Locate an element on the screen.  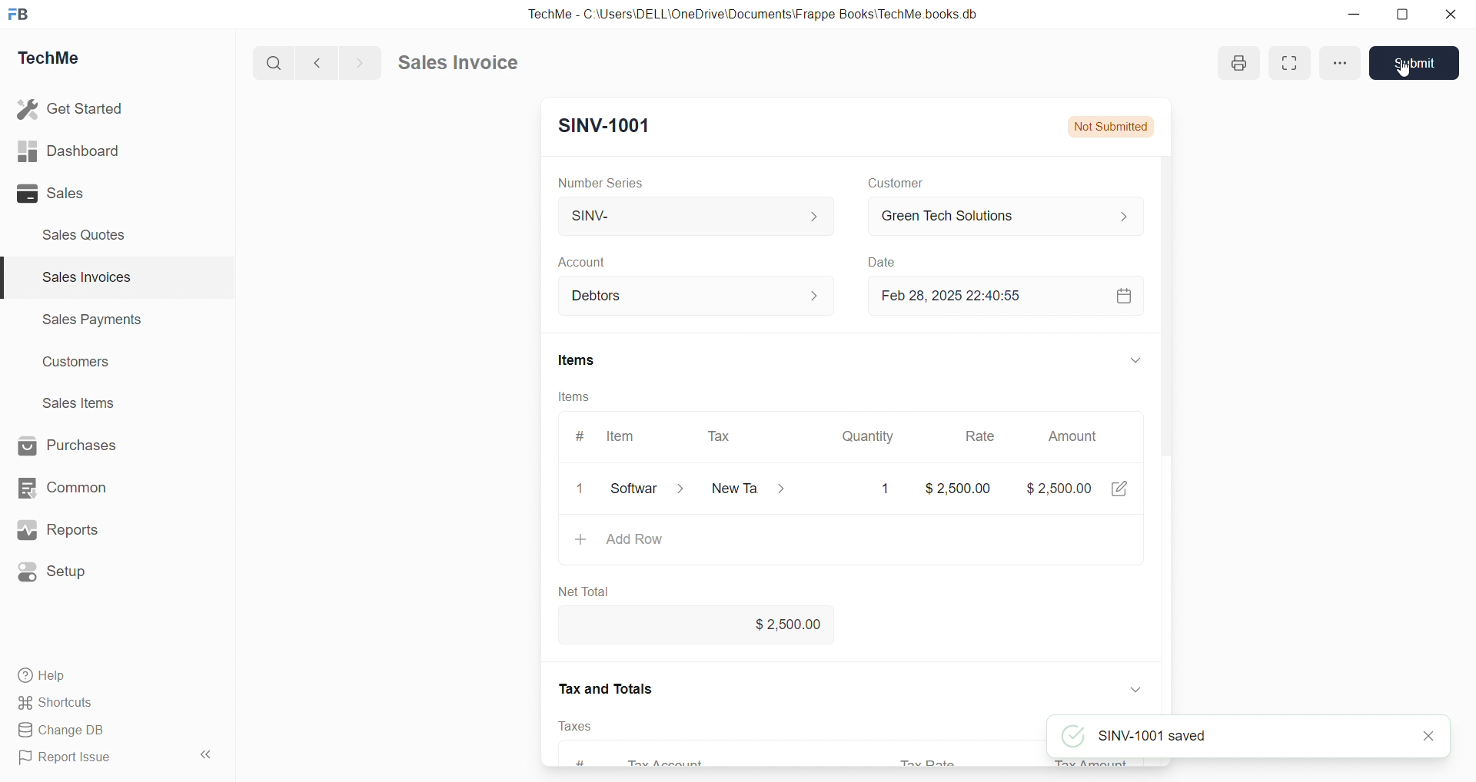
back is located at coordinates (314, 62).